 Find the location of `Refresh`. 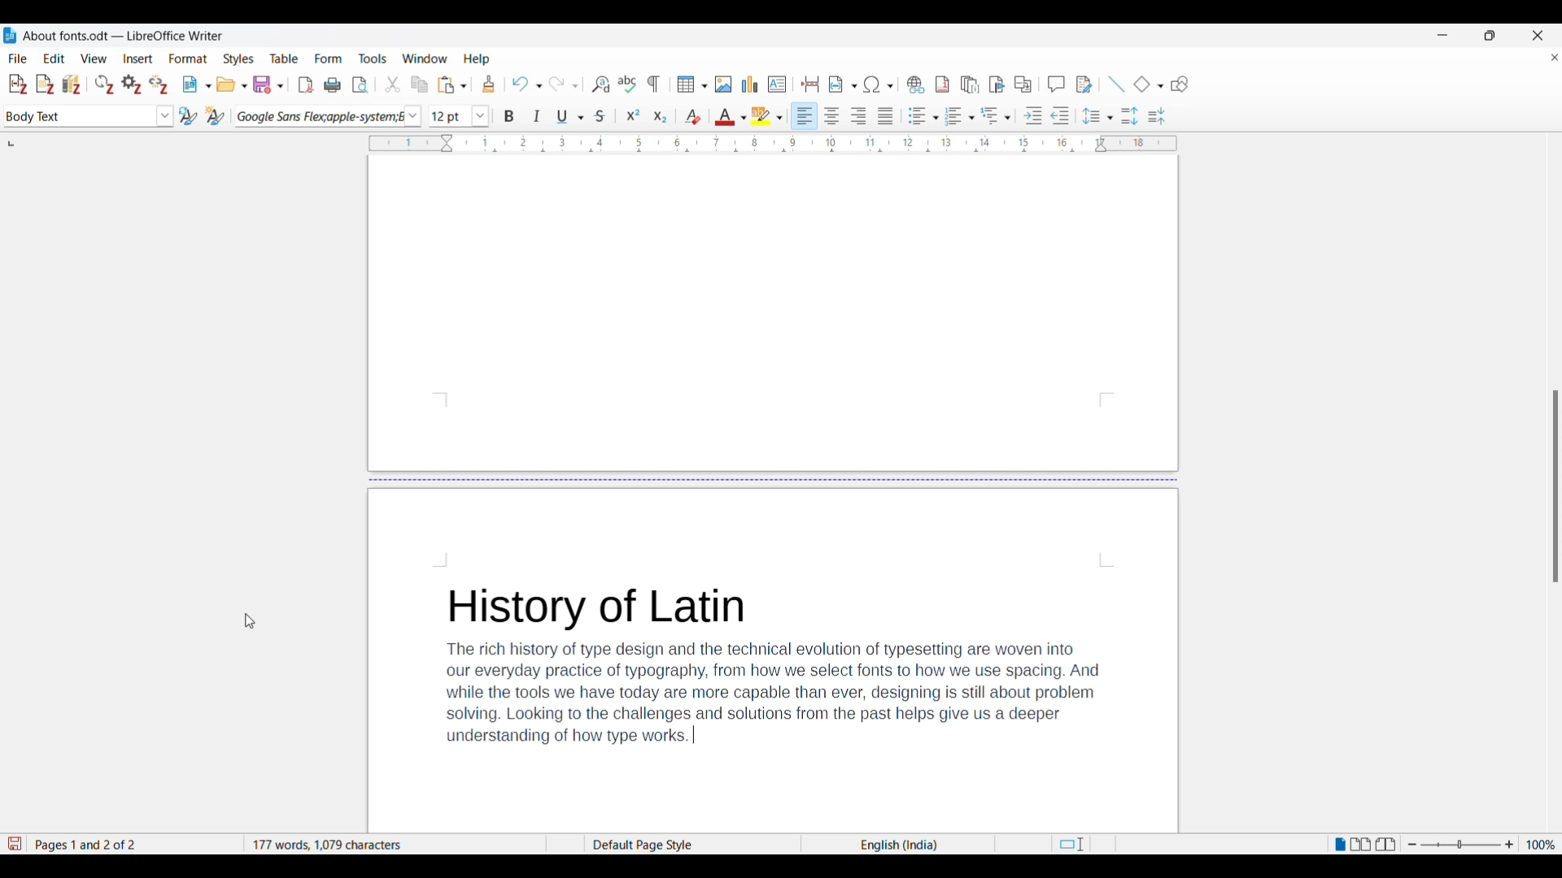

Refresh is located at coordinates (105, 85).